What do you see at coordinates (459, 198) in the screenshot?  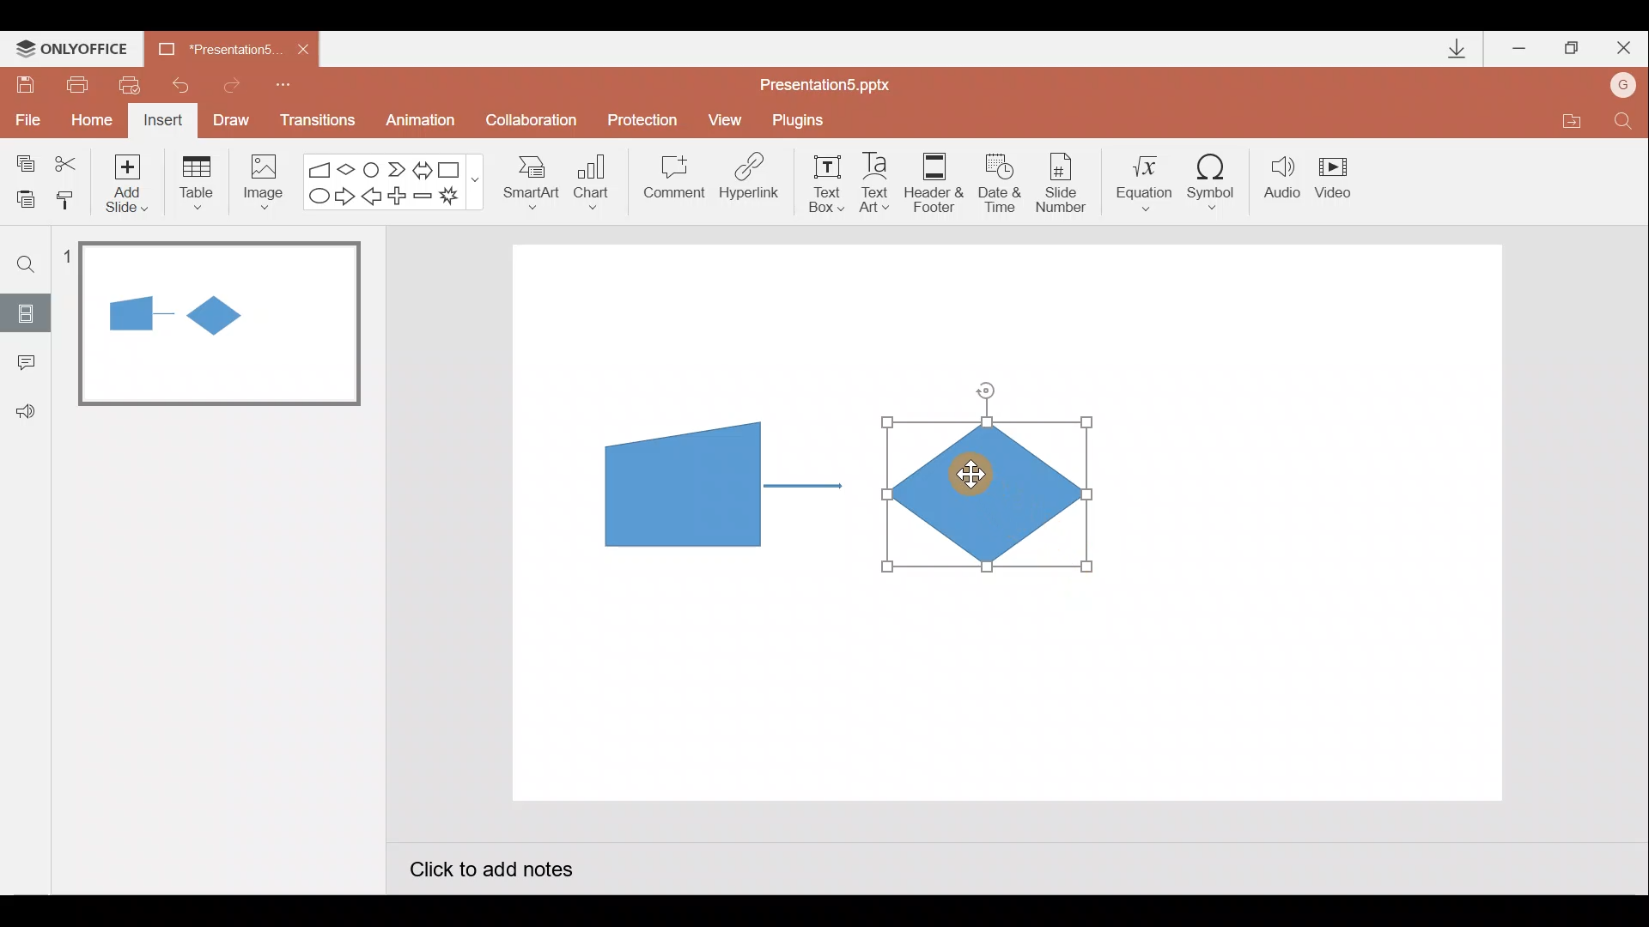 I see `Explosion 1` at bounding box center [459, 198].